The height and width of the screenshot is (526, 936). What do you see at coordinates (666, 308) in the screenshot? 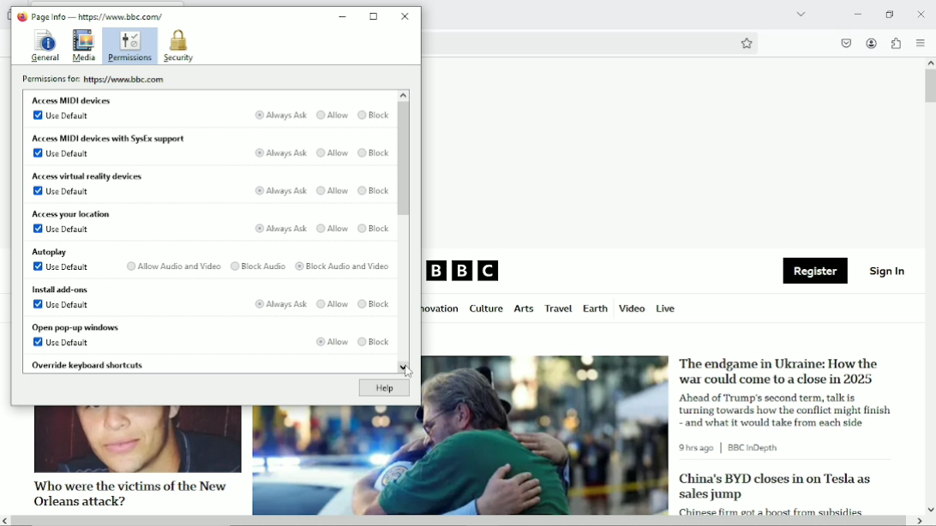
I see `Live` at bounding box center [666, 308].